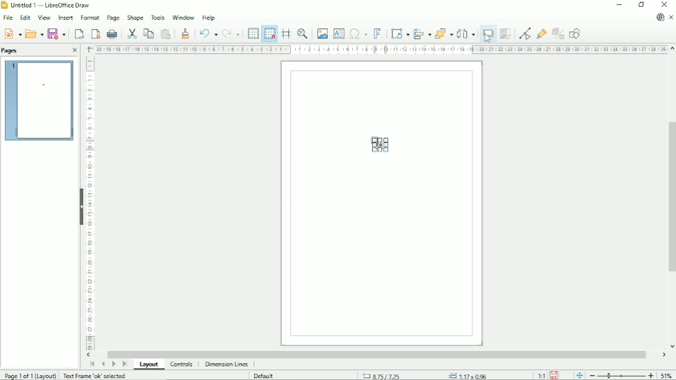 The width and height of the screenshot is (676, 380). What do you see at coordinates (149, 33) in the screenshot?
I see `Copy` at bounding box center [149, 33].